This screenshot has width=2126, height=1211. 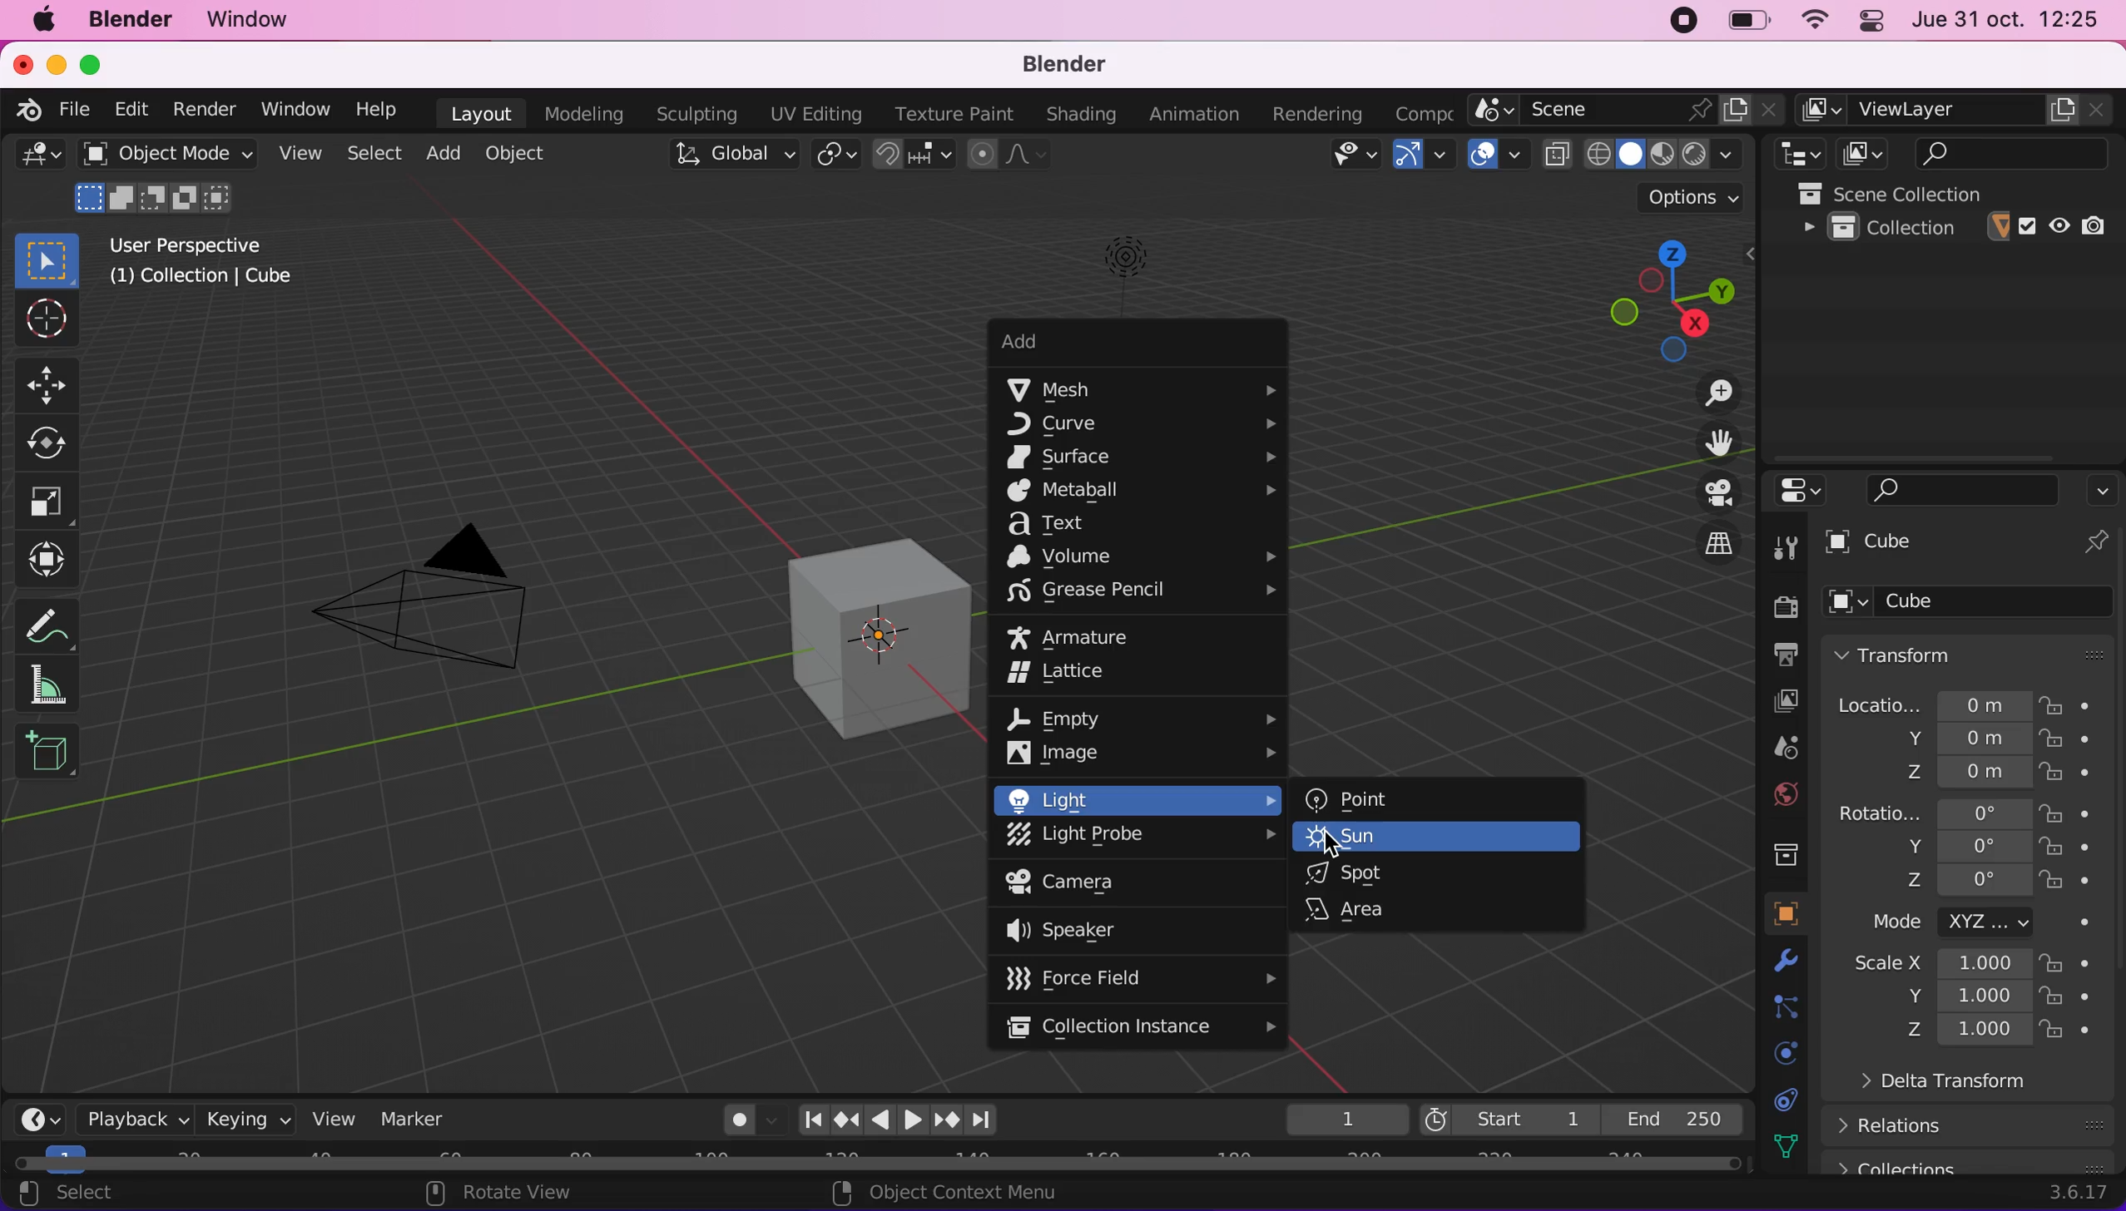 I want to click on move, so click(x=51, y=384).